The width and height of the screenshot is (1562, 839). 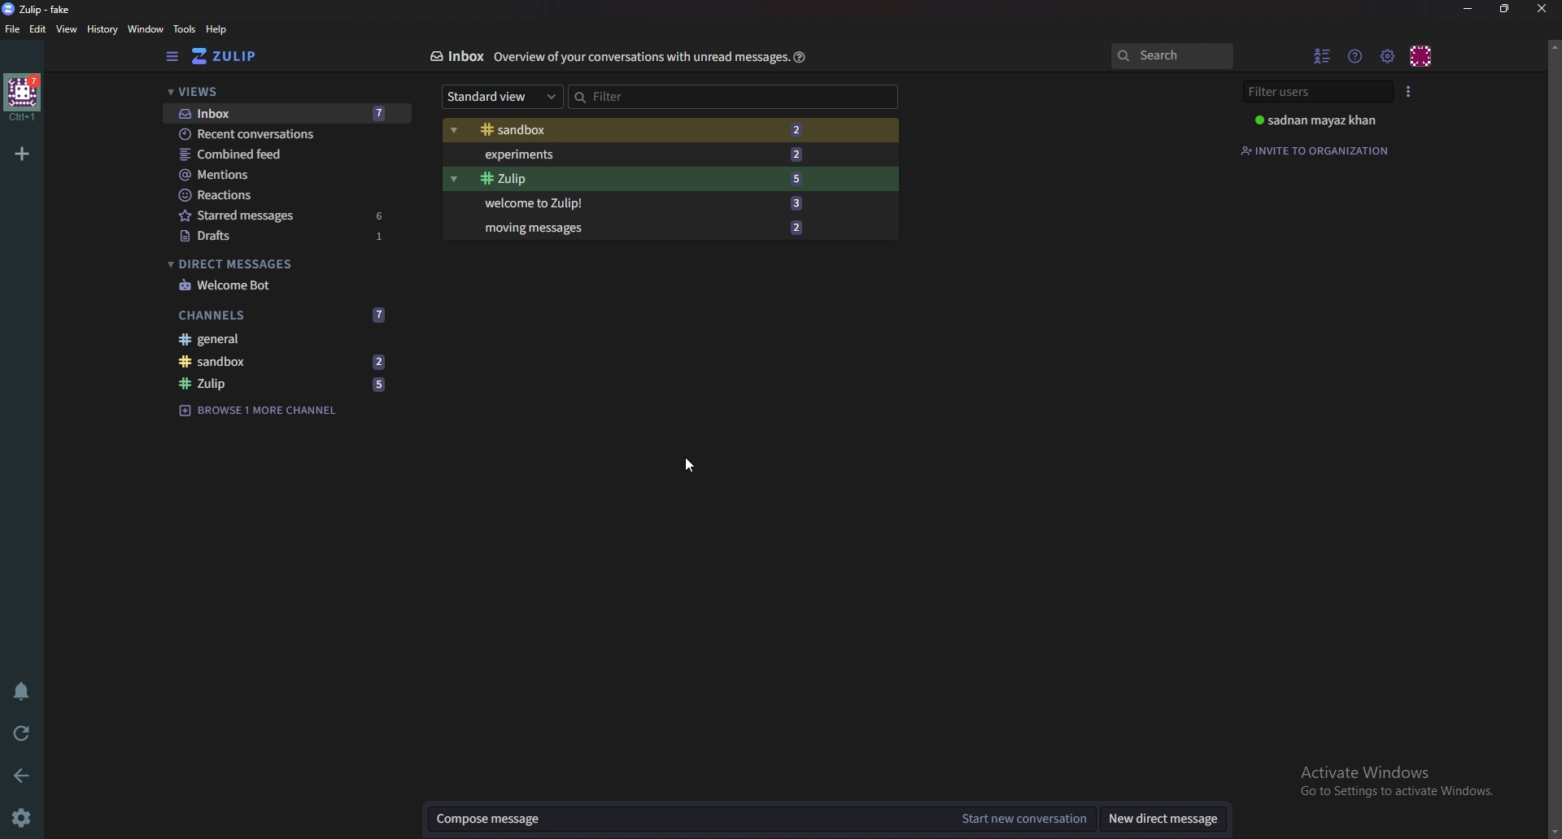 What do you see at coordinates (1357, 55) in the screenshot?
I see `Help menu` at bounding box center [1357, 55].